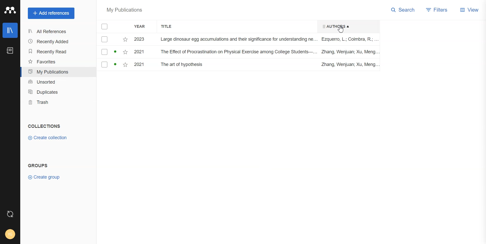 The image size is (486, 244). I want to click on My Publication, so click(56, 72).